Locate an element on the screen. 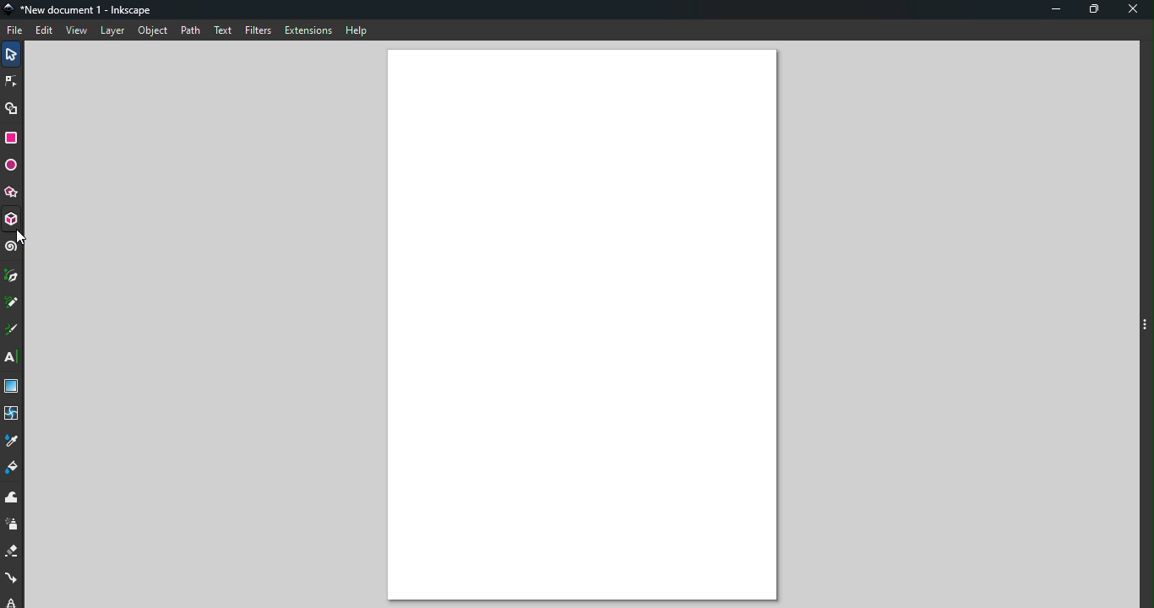  Path is located at coordinates (191, 30).